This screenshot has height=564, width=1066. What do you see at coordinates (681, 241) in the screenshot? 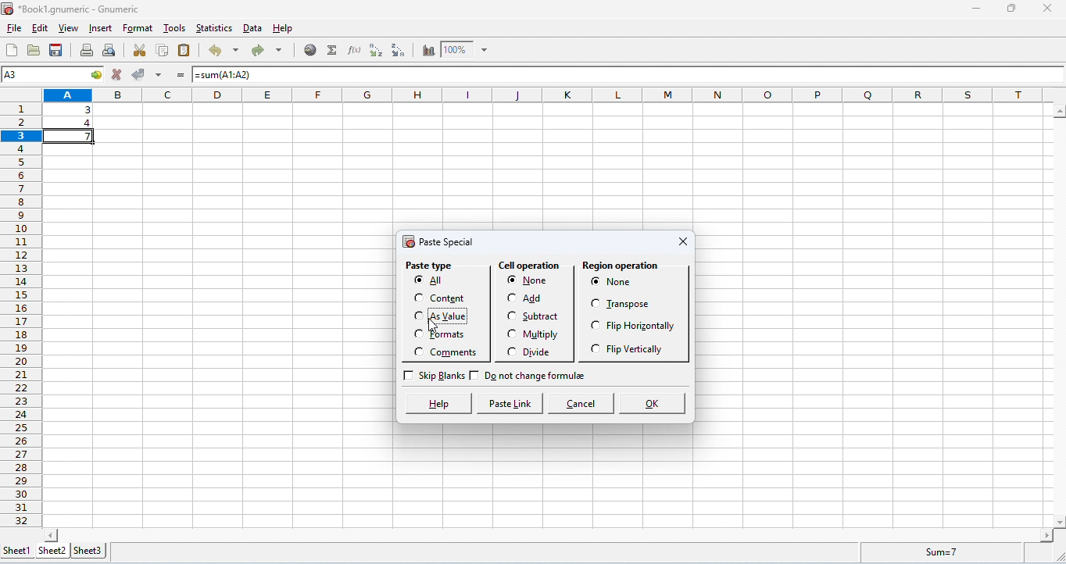
I see `close` at bounding box center [681, 241].